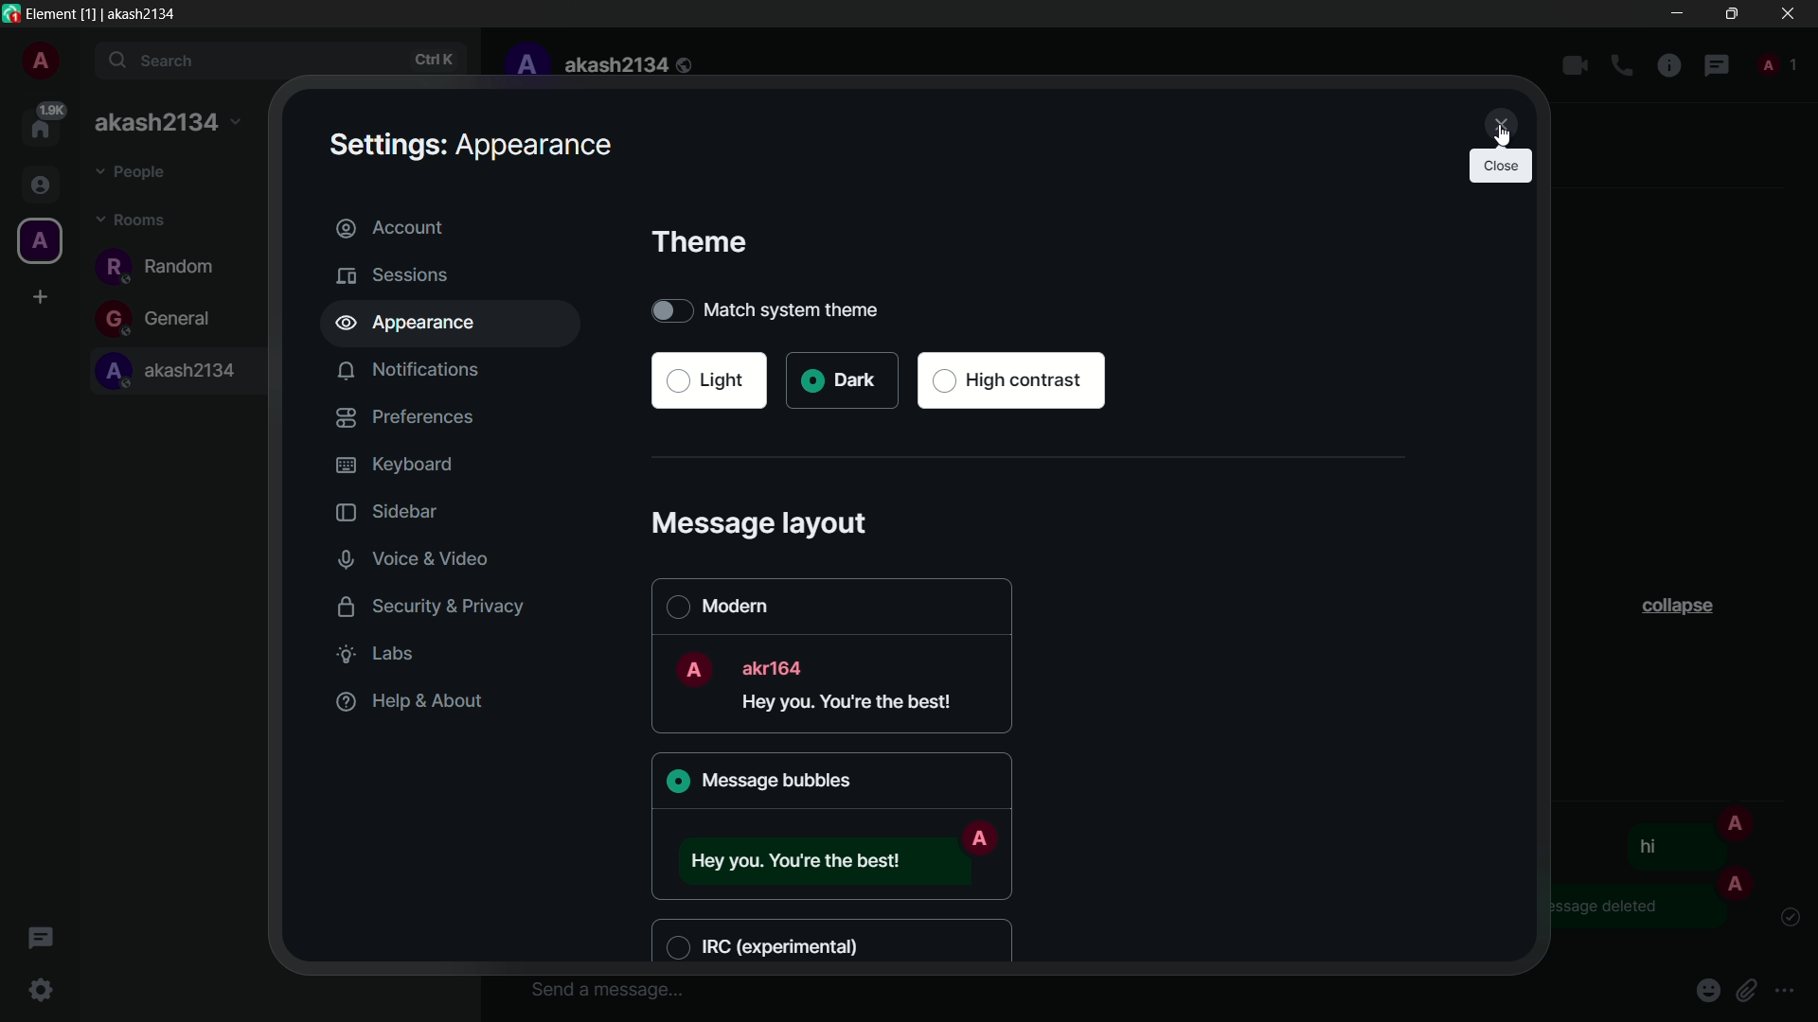 This screenshot has height=1022, width=1818. Describe the element at coordinates (39, 941) in the screenshot. I see `threads` at that location.